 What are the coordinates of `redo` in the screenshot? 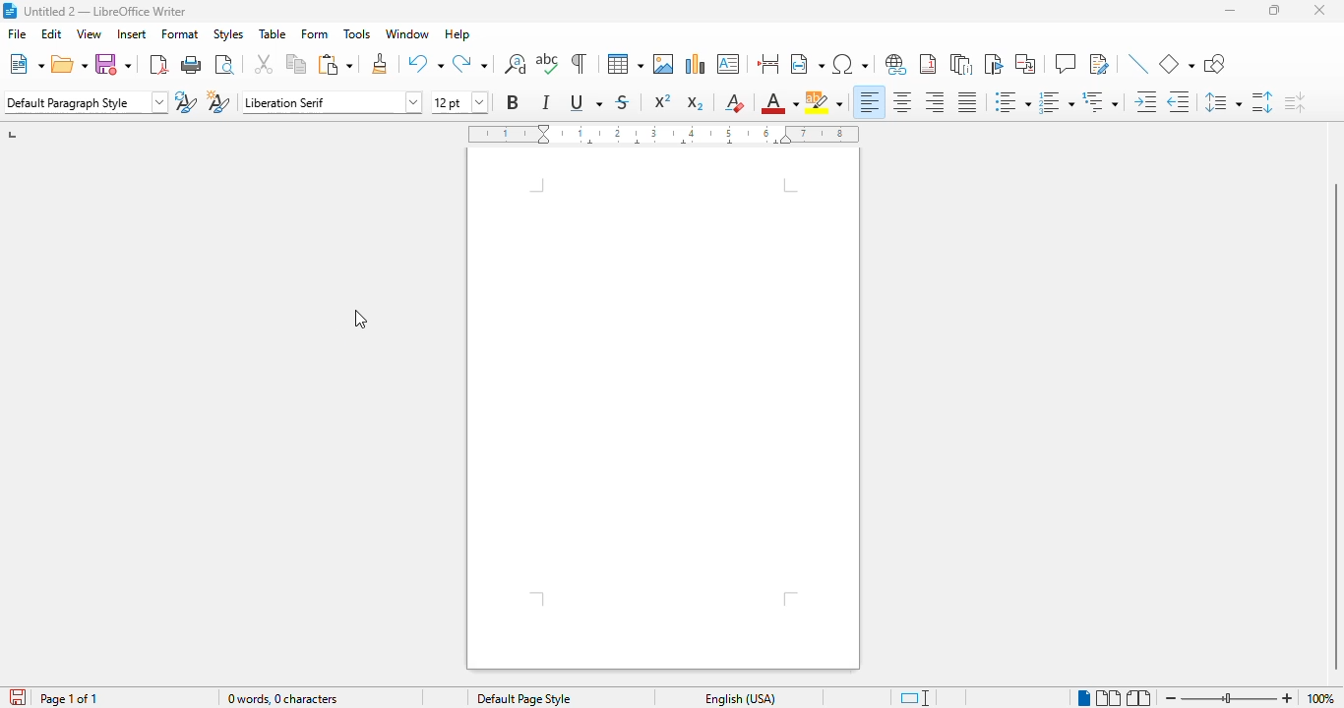 It's located at (469, 64).